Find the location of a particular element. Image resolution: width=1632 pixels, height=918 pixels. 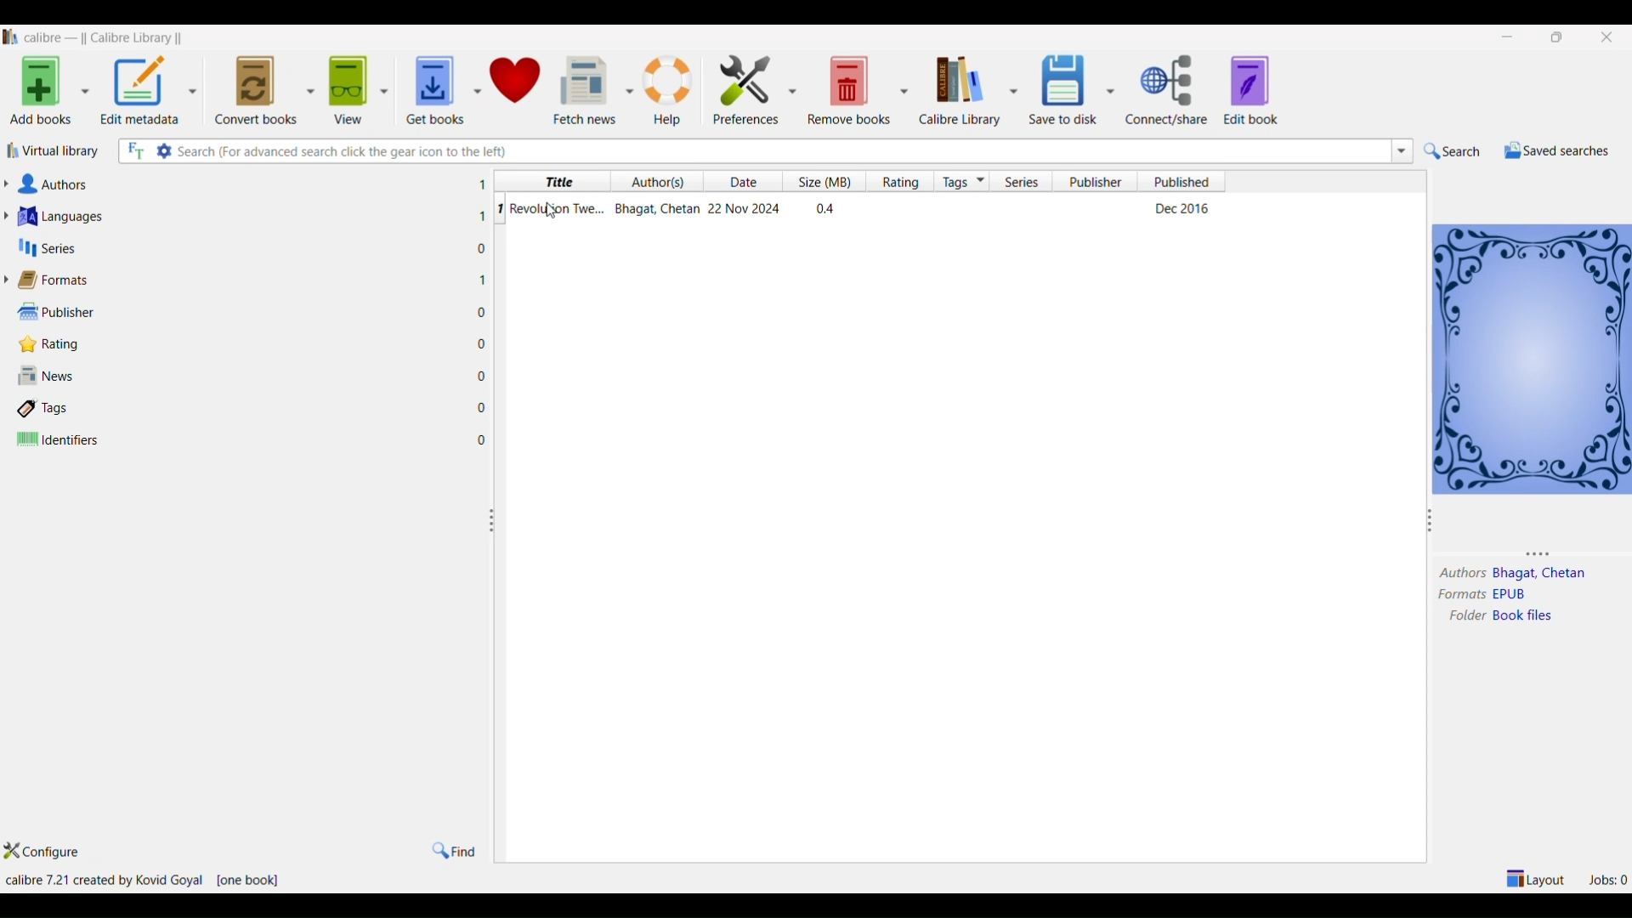

series and number of series is located at coordinates (48, 248).